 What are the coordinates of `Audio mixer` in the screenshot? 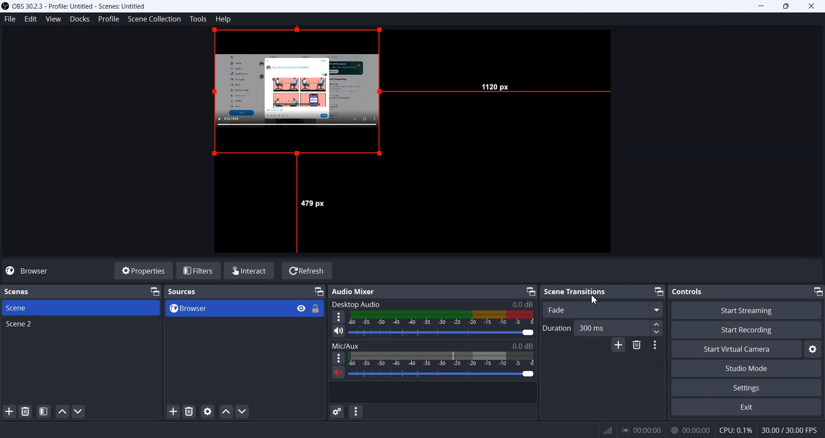 It's located at (375, 290).